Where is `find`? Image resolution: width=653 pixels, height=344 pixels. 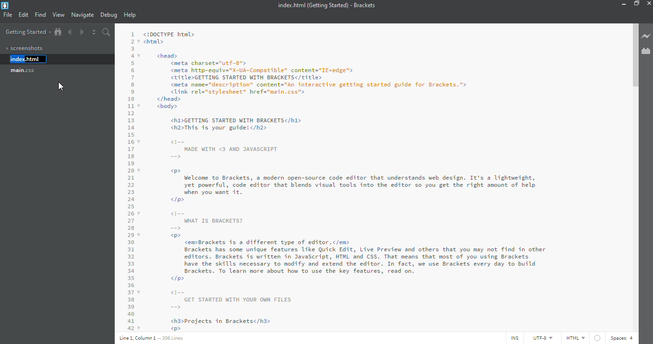
find is located at coordinates (41, 14).